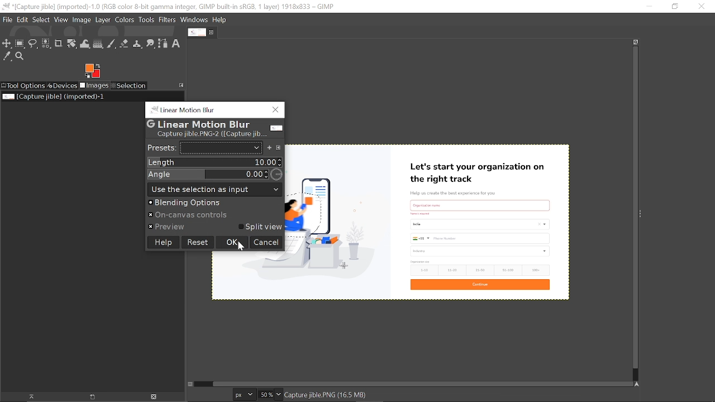 The image size is (715, 402). I want to click on restore down, so click(674, 6).